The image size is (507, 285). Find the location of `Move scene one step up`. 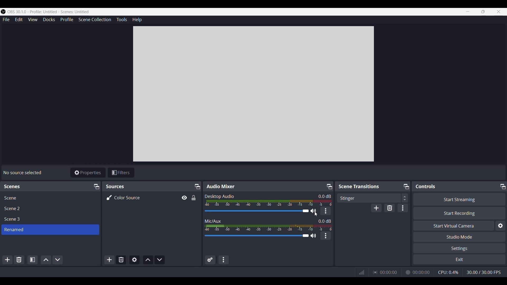

Move scene one step up is located at coordinates (46, 260).